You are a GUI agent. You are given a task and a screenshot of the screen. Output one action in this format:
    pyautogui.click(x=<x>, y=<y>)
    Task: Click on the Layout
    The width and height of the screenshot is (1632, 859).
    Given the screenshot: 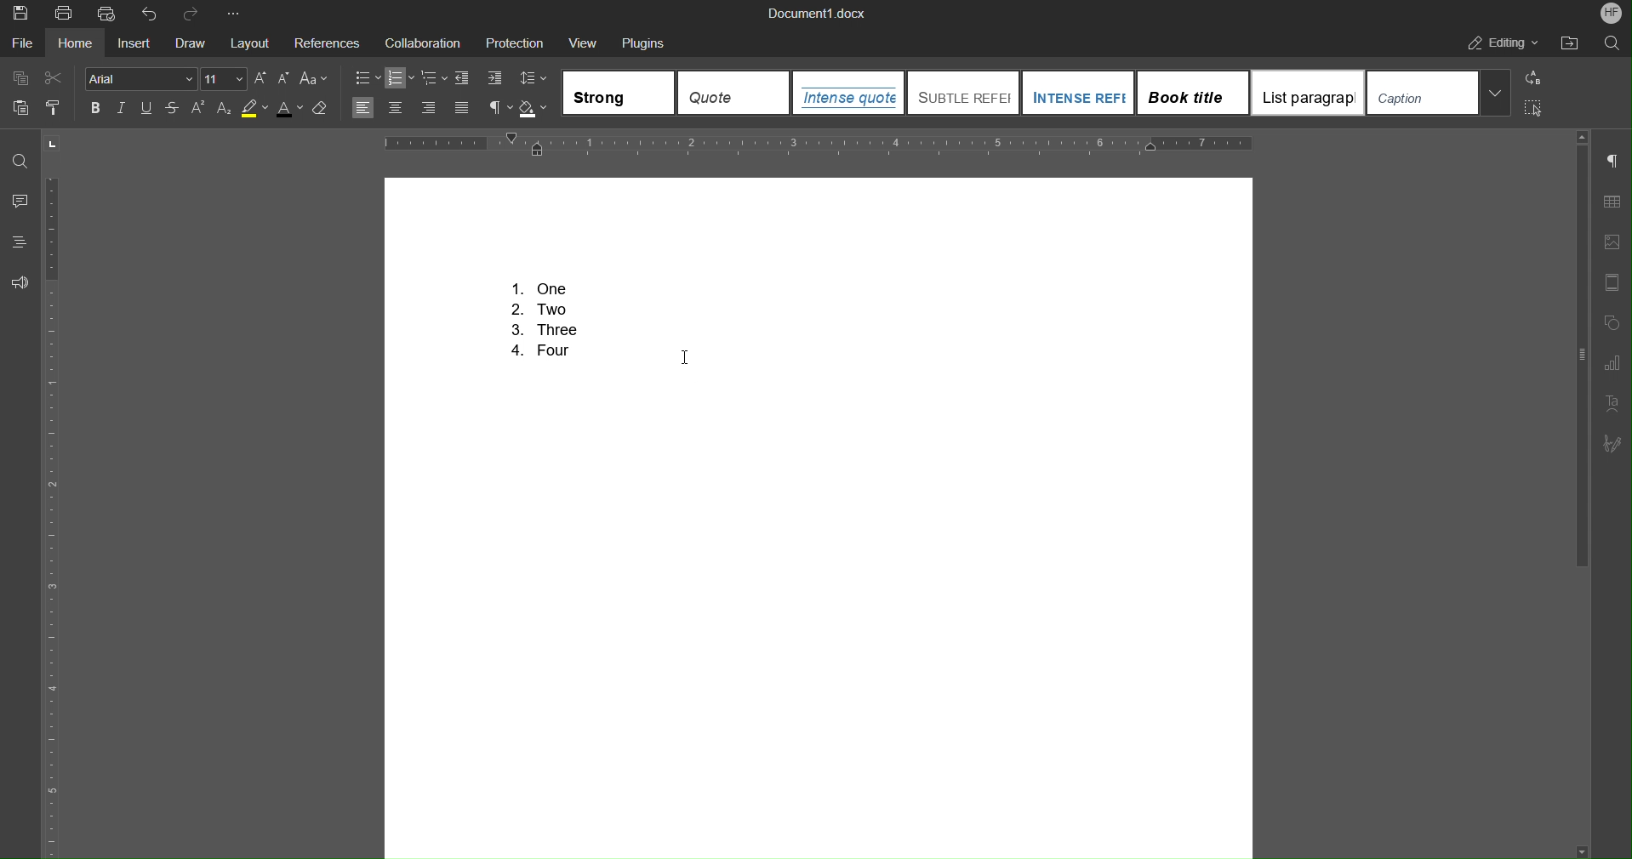 What is the action you would take?
    pyautogui.click(x=250, y=39)
    